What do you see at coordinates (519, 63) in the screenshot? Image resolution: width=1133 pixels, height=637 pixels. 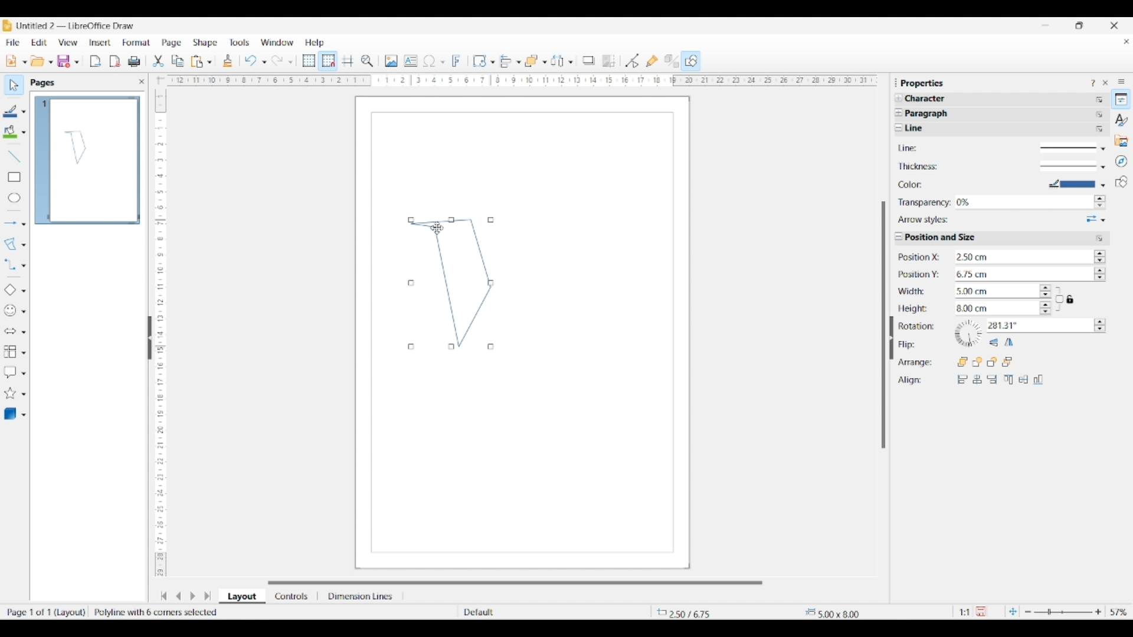 I see `Align object options` at bounding box center [519, 63].